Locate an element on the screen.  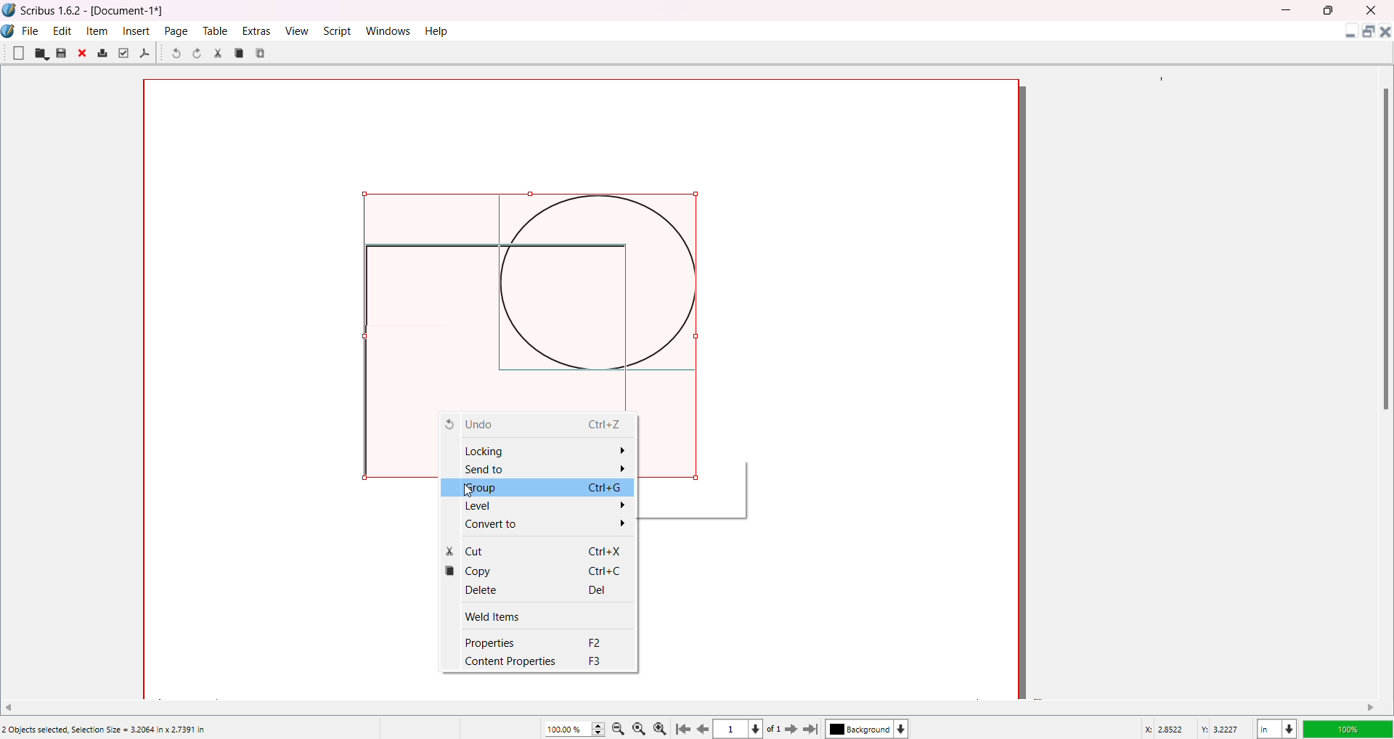
Script is located at coordinates (339, 30).